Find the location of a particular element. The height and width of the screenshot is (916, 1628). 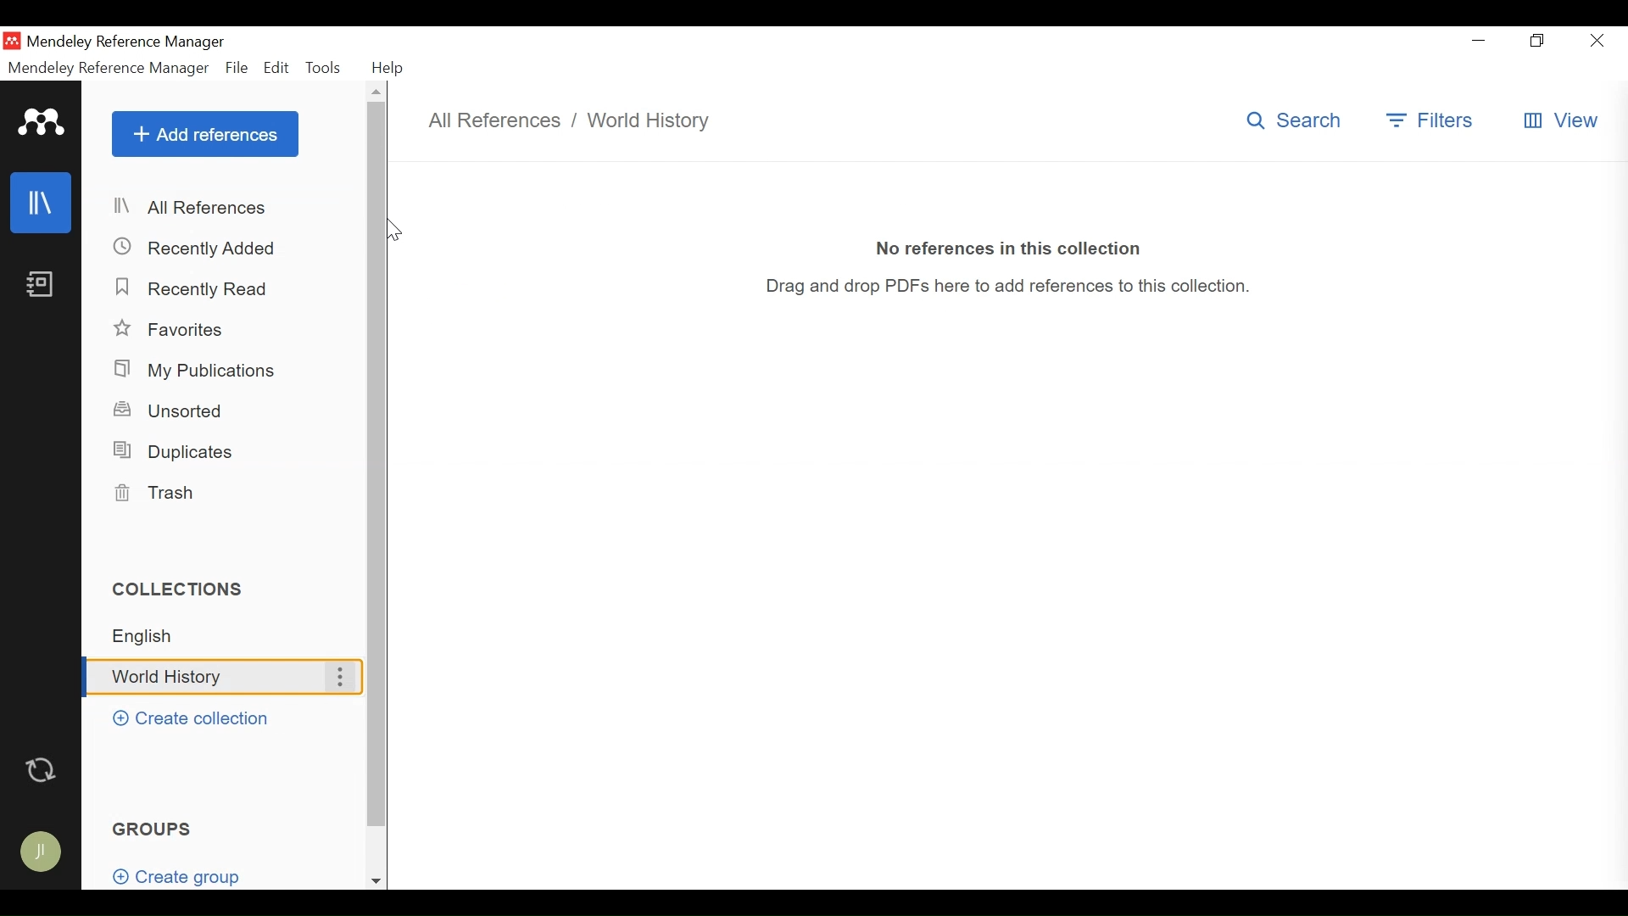

Groups is located at coordinates (155, 828).